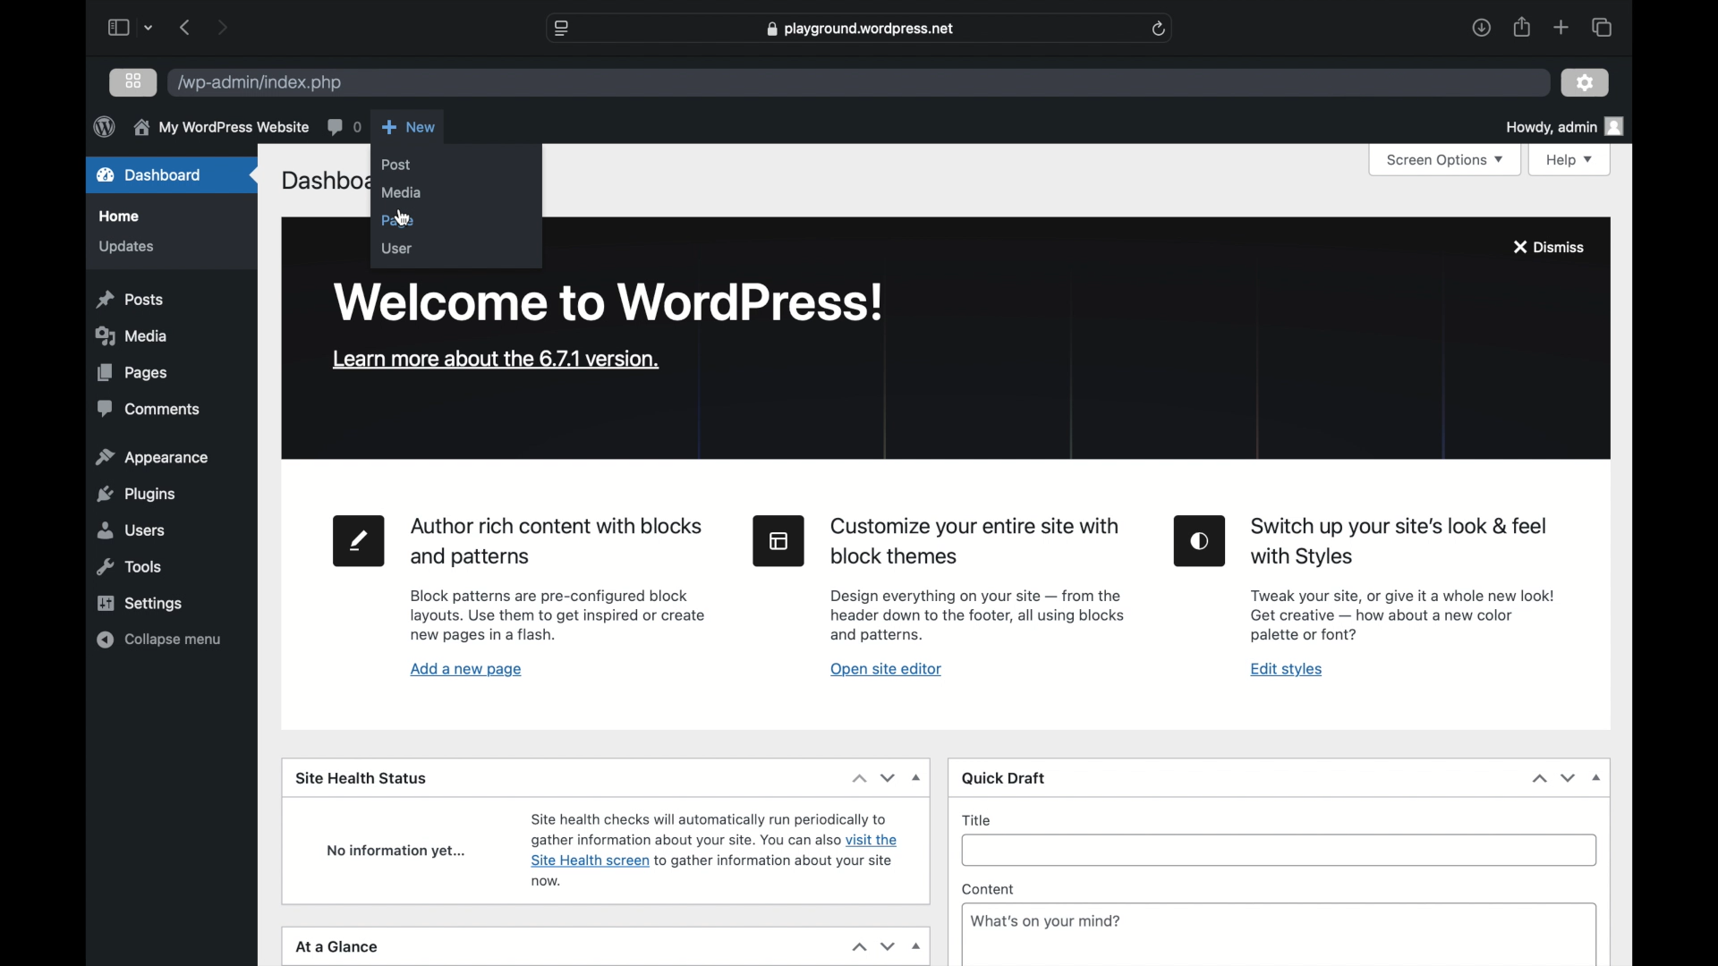 The width and height of the screenshot is (1718, 966). What do you see at coordinates (220, 129) in the screenshot?
I see `my wordpress website` at bounding box center [220, 129].